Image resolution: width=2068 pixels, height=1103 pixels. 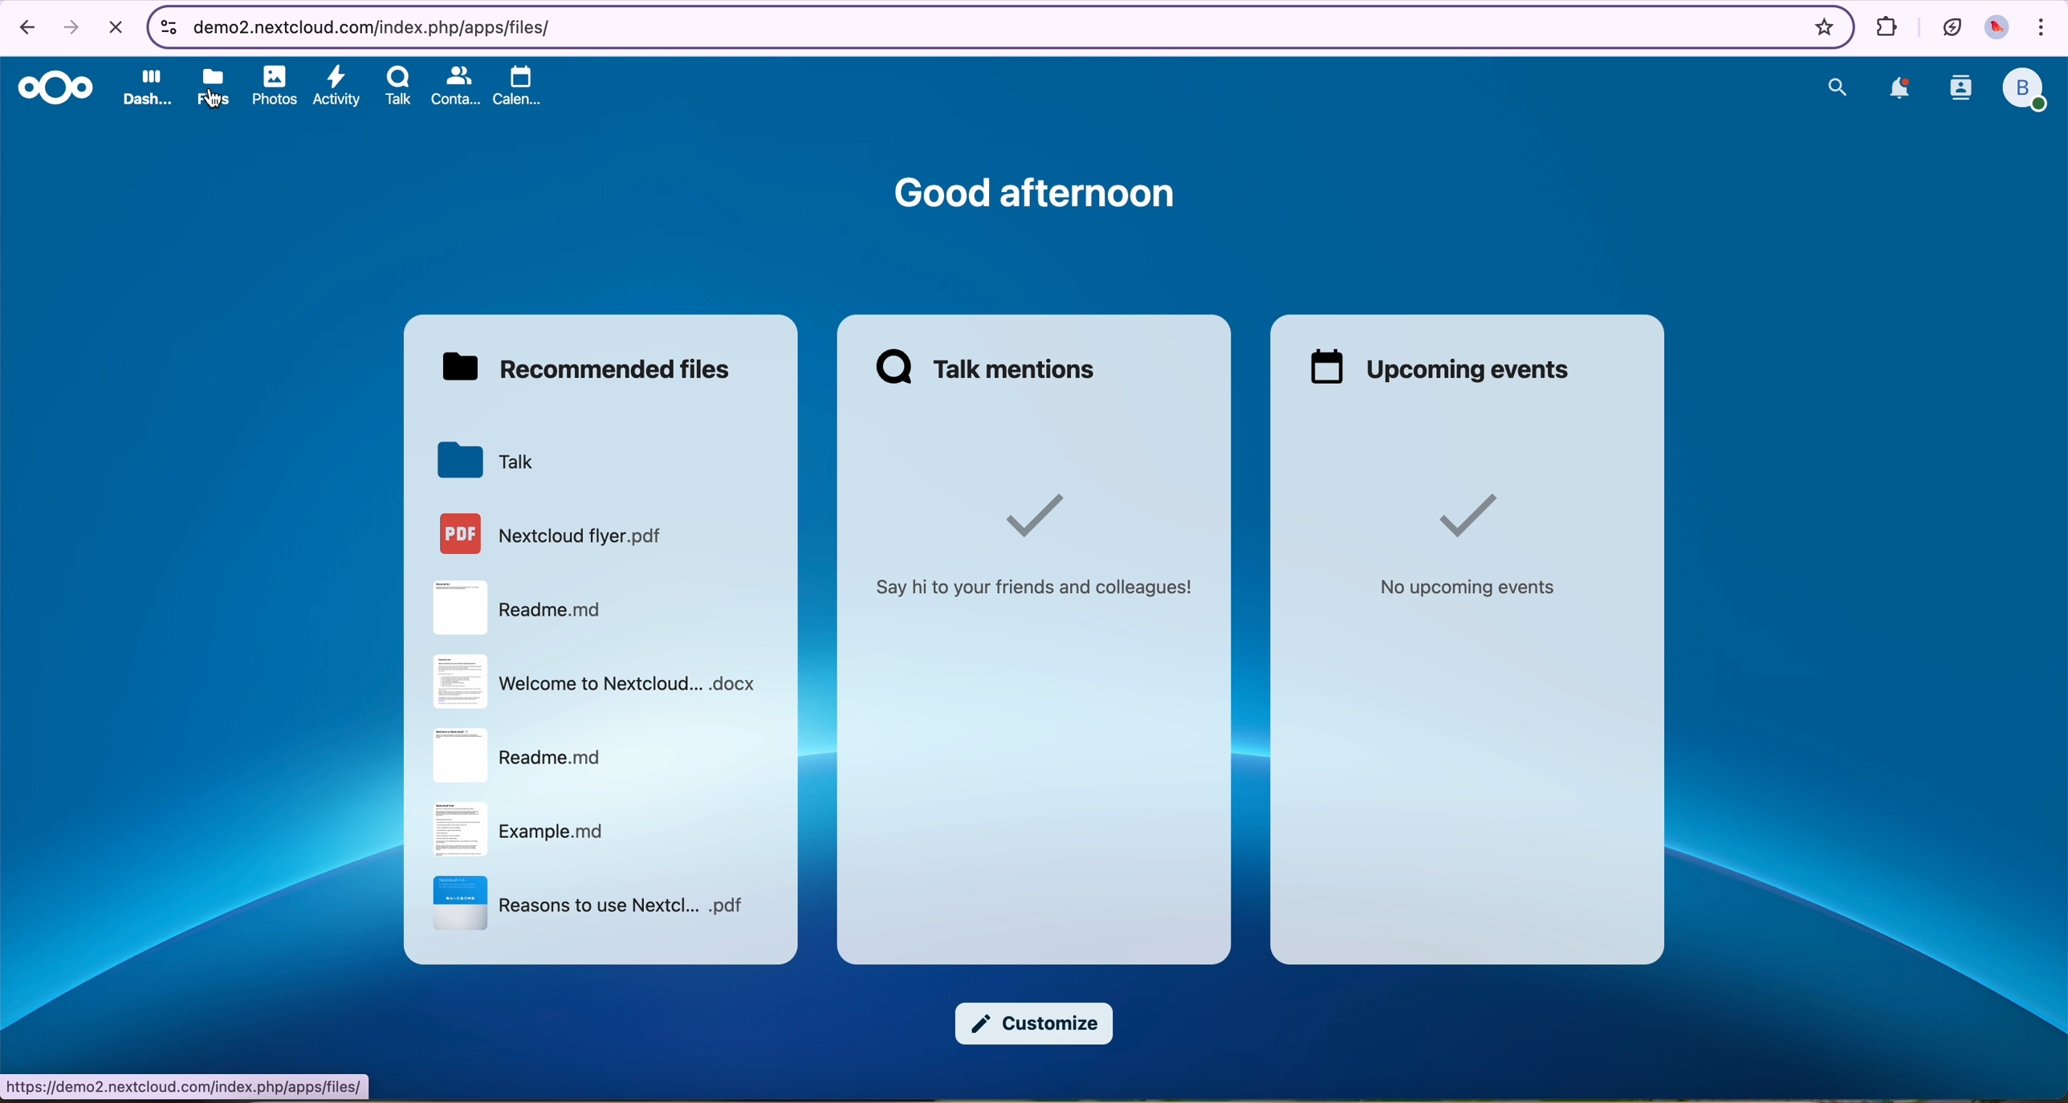 I want to click on Good Afternoon, so click(x=1035, y=190).